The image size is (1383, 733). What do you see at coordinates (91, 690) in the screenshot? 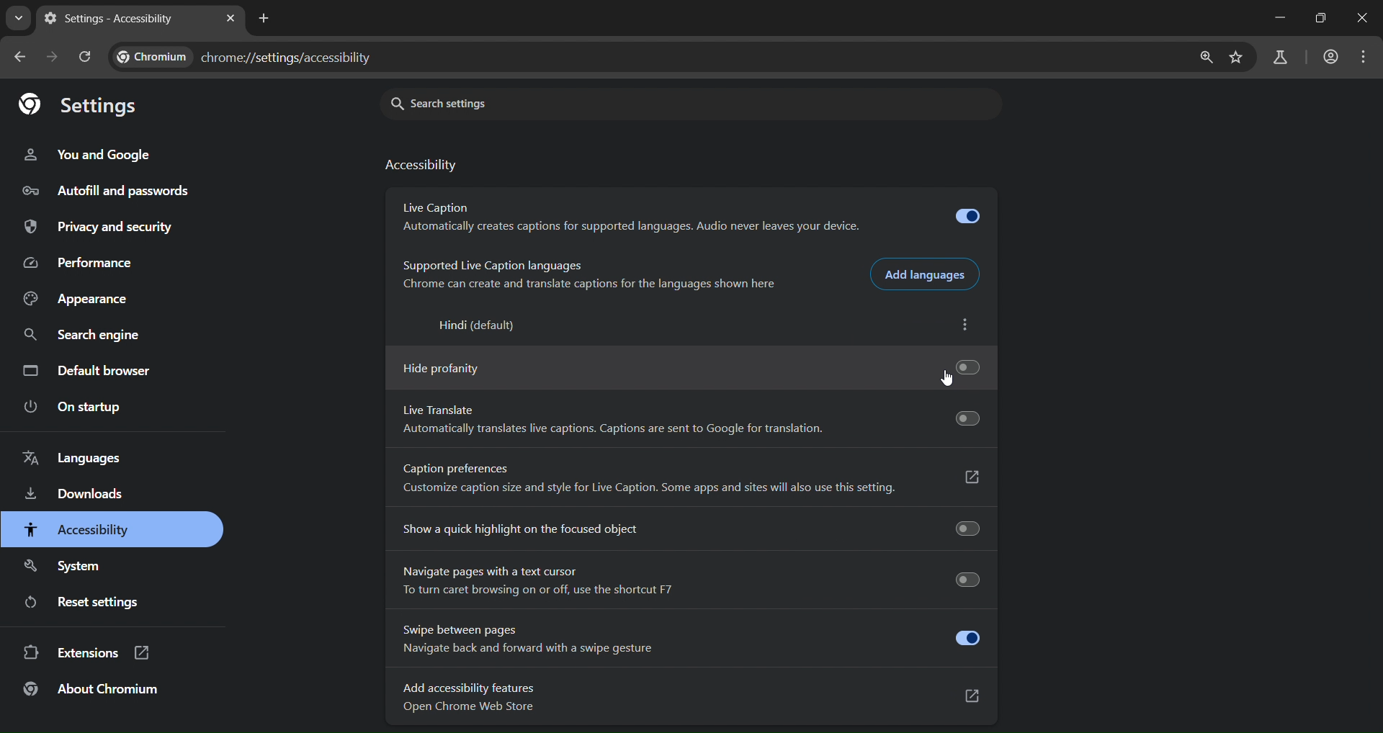
I see `about chromium` at bounding box center [91, 690].